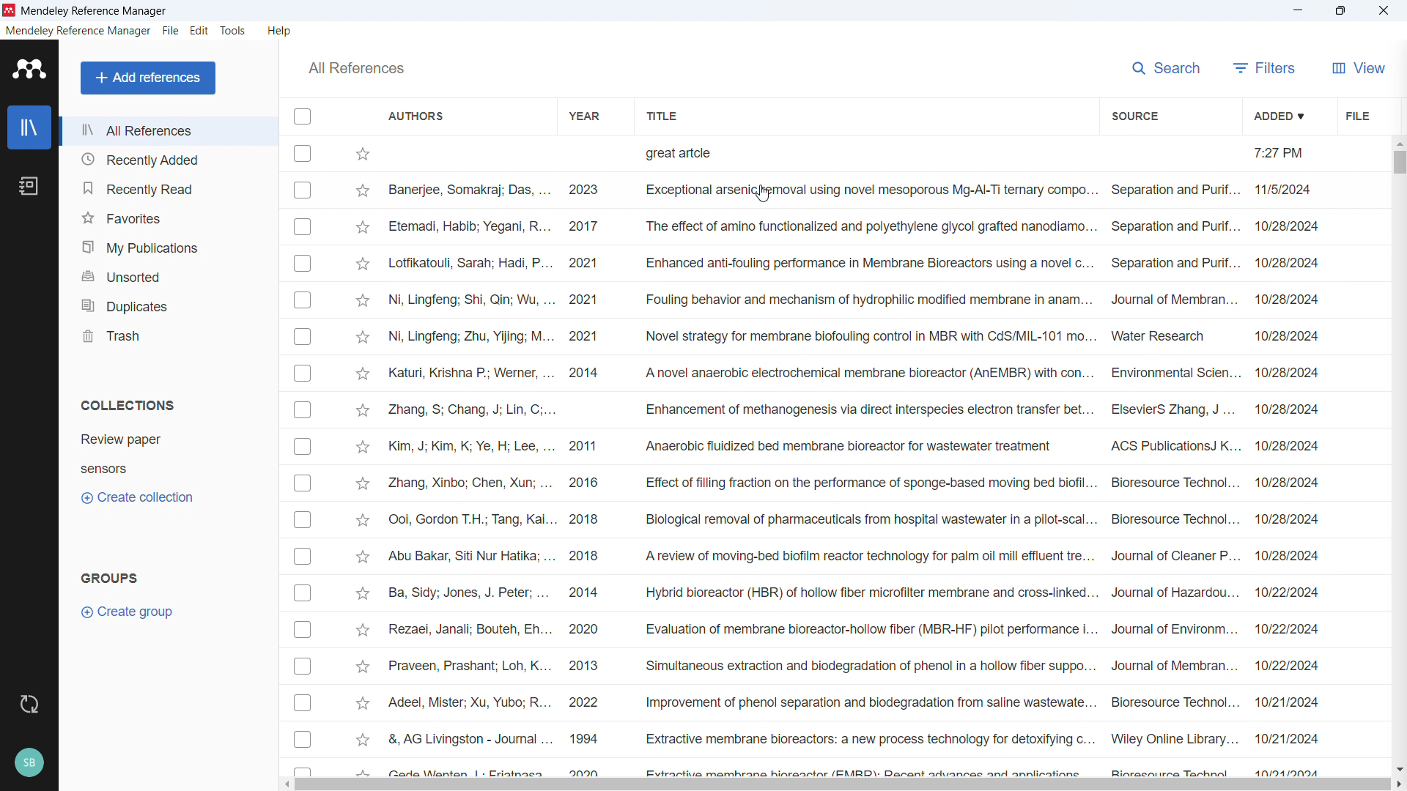  I want to click on Authors of individual entries , so click(470, 460).